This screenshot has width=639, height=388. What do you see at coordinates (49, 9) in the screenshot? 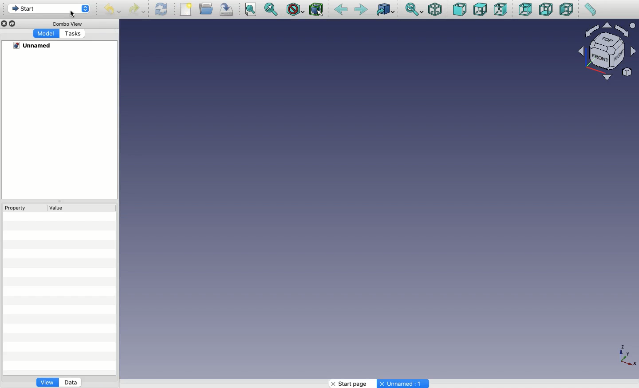
I see `Workbench` at bounding box center [49, 9].